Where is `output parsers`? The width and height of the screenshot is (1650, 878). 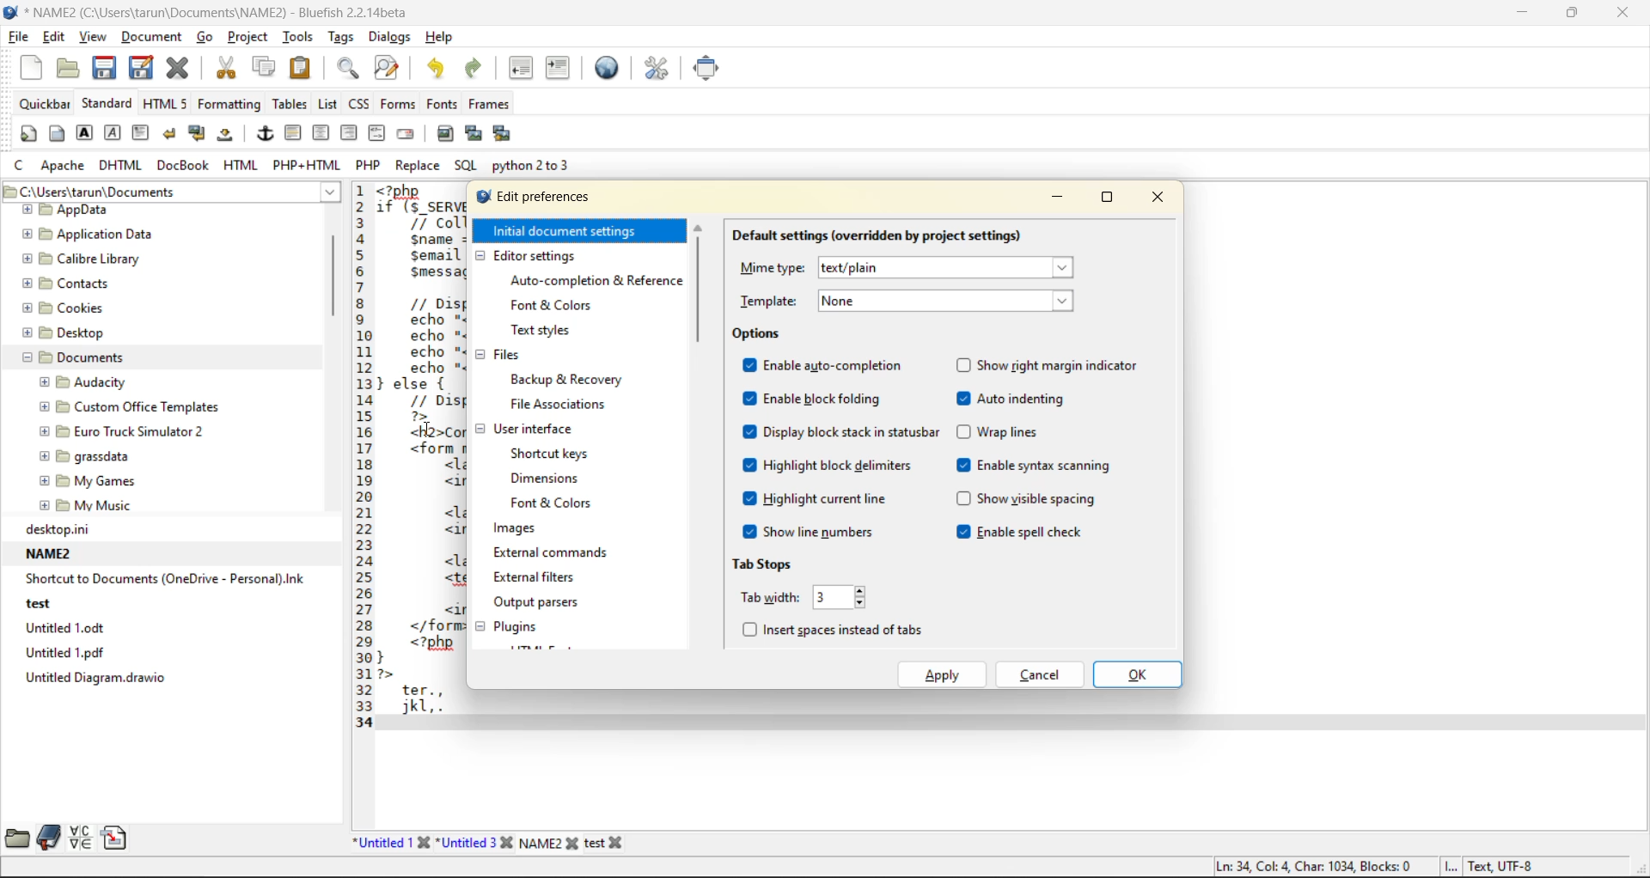
output parsers is located at coordinates (542, 604).